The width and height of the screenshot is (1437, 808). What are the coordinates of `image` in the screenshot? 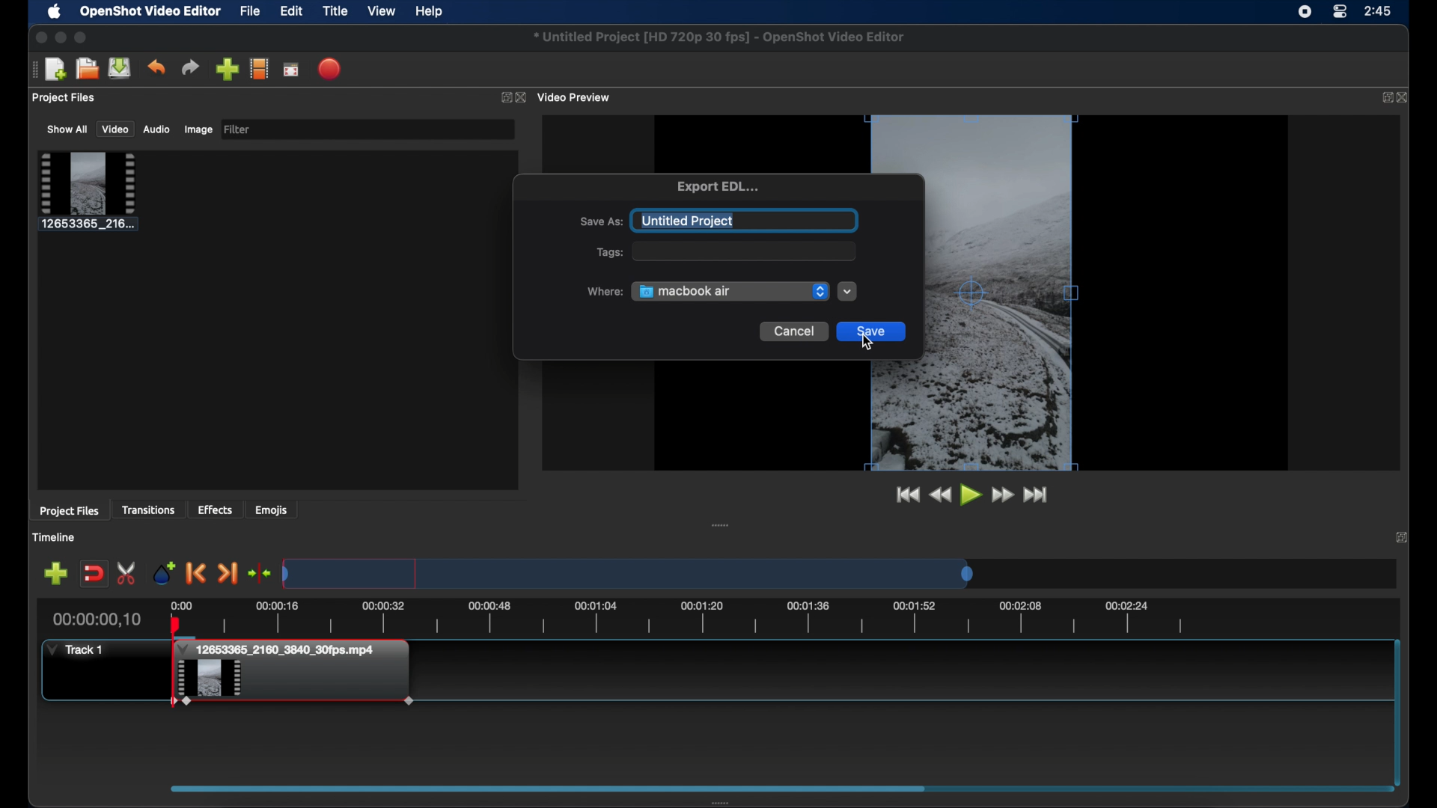 It's located at (197, 129).